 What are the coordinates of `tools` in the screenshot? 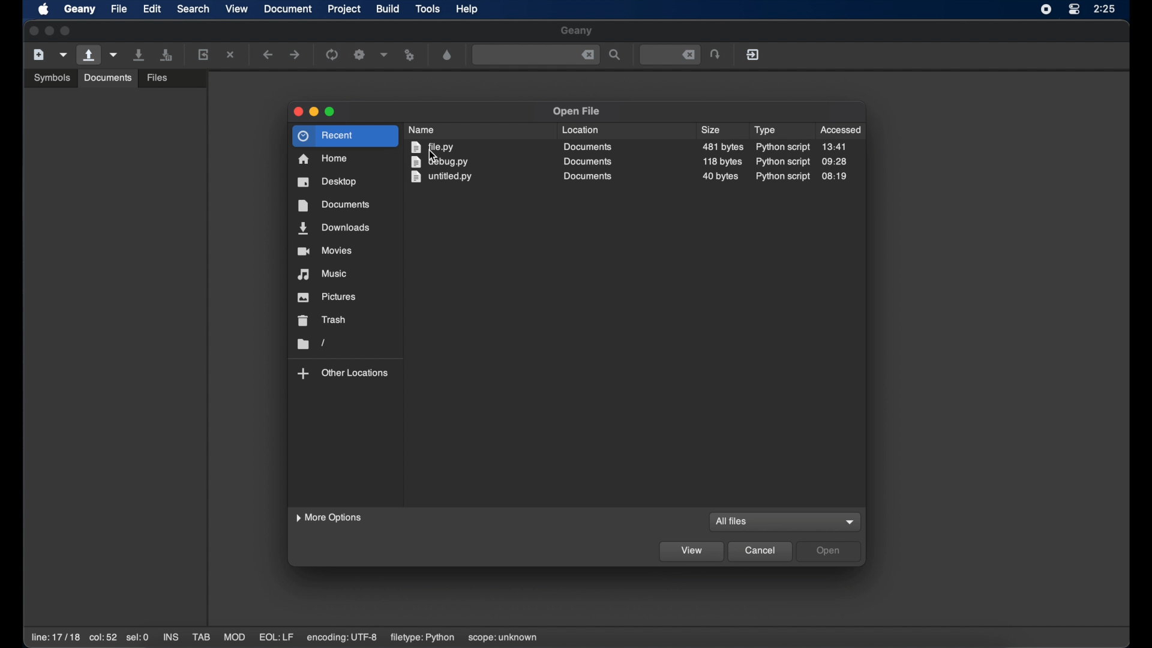 It's located at (428, 8).